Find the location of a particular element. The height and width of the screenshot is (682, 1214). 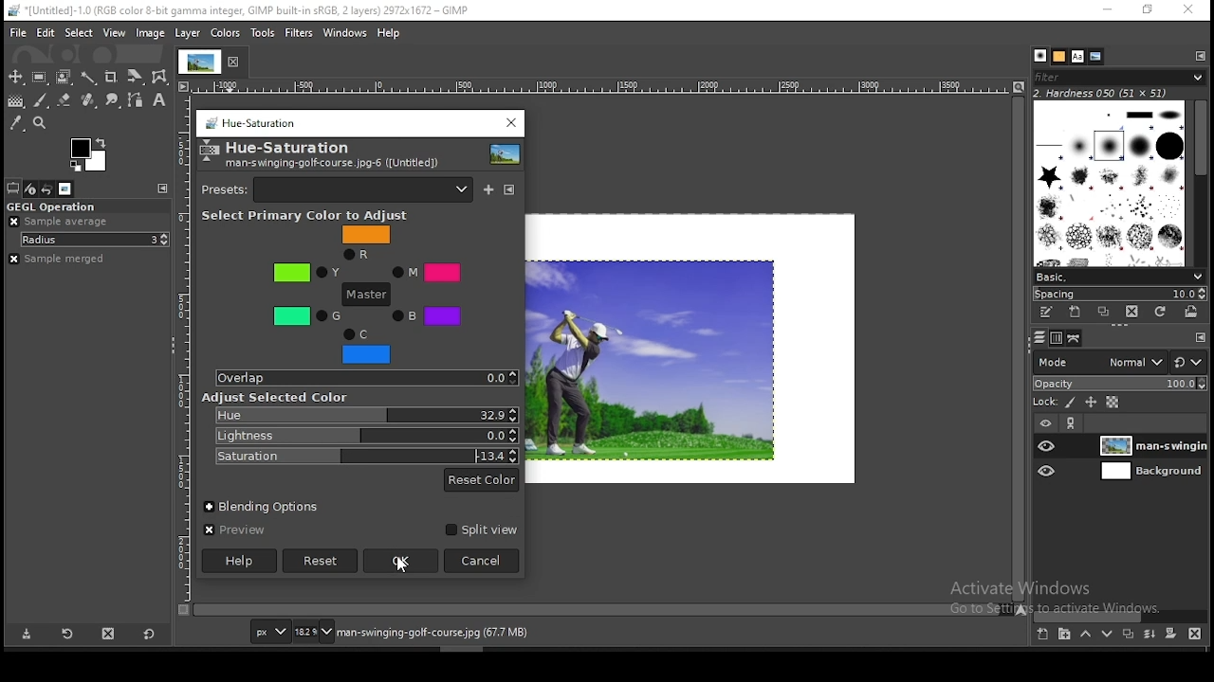

lock pixels is located at coordinates (1070, 403).